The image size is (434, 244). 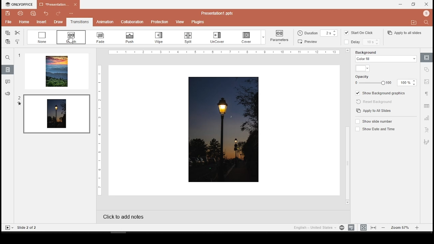 What do you see at coordinates (98, 130) in the screenshot?
I see `ruler` at bounding box center [98, 130].